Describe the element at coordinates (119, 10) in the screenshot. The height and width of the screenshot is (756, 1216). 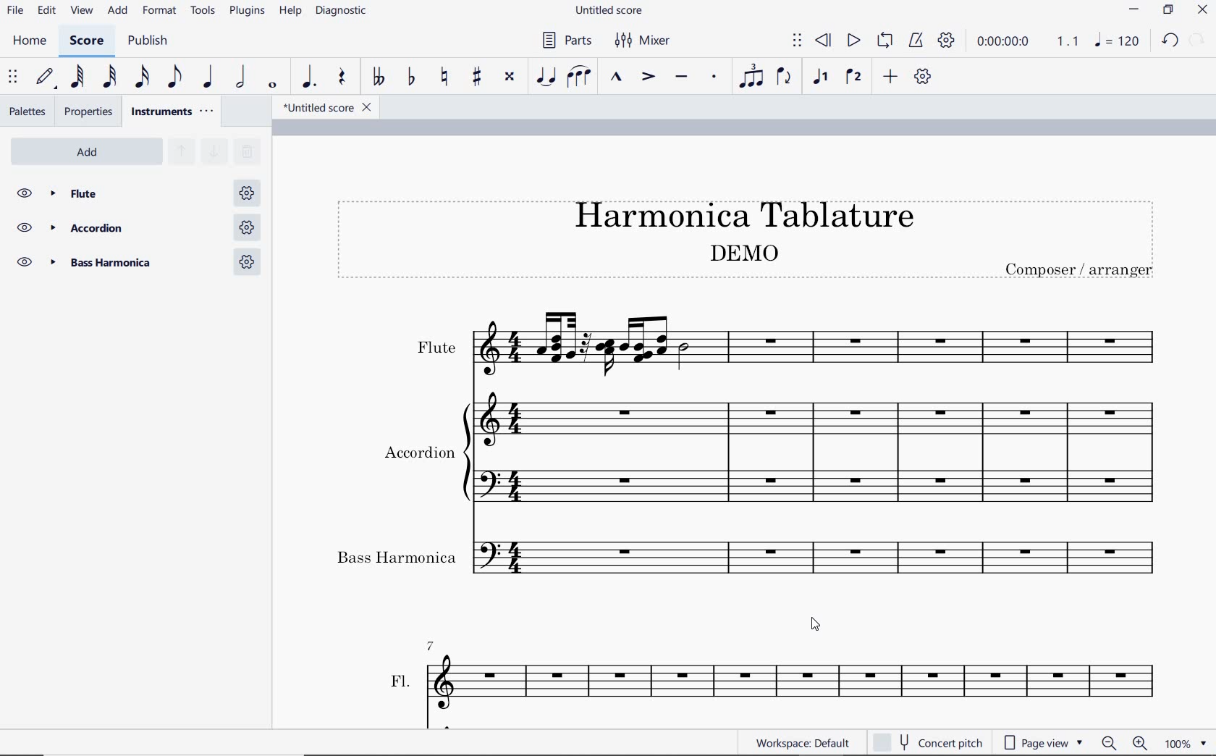
I see `ADD` at that location.